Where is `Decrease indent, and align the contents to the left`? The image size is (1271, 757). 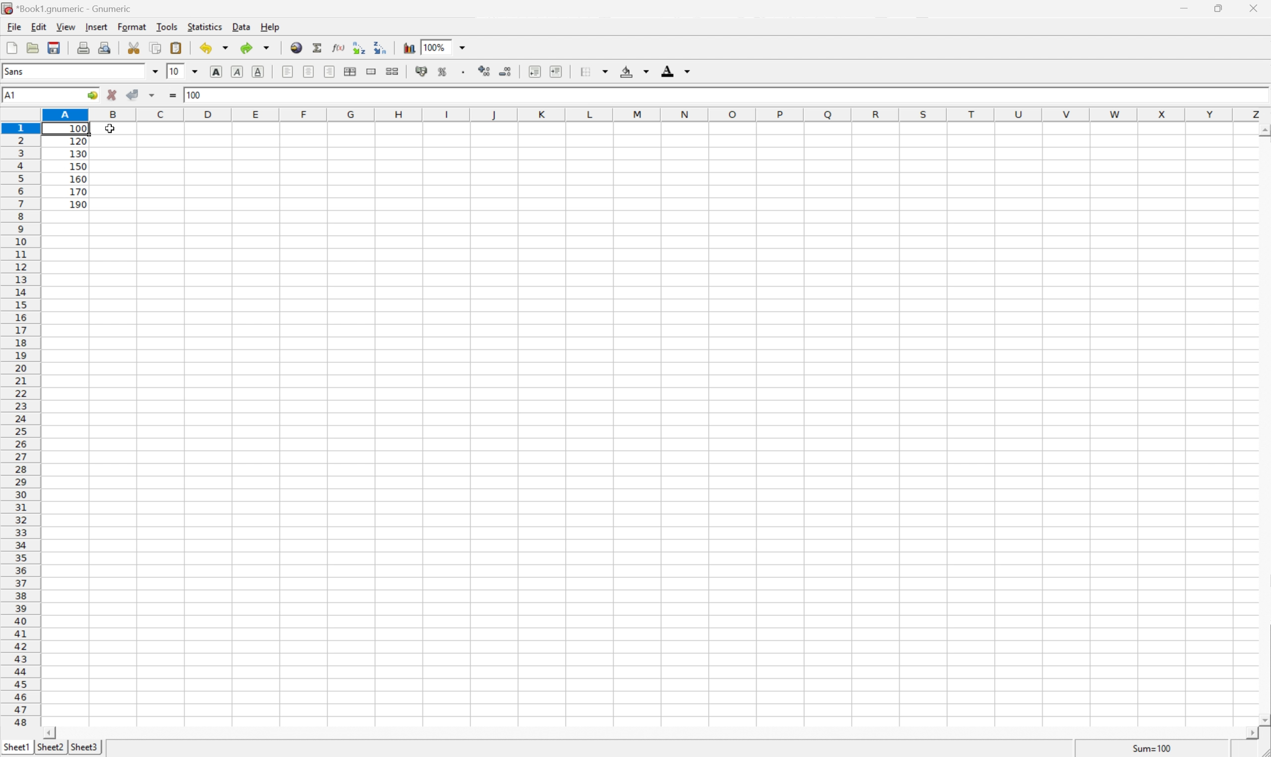 Decrease indent, and align the contents to the left is located at coordinates (534, 71).